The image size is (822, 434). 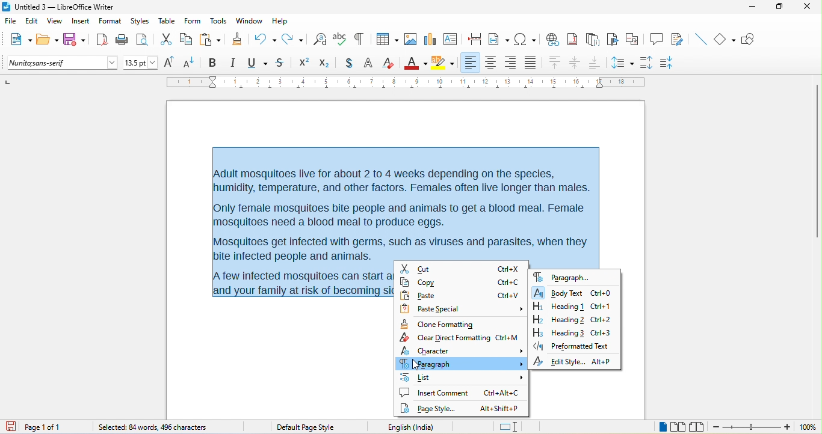 What do you see at coordinates (460, 363) in the screenshot?
I see `paragraph` at bounding box center [460, 363].